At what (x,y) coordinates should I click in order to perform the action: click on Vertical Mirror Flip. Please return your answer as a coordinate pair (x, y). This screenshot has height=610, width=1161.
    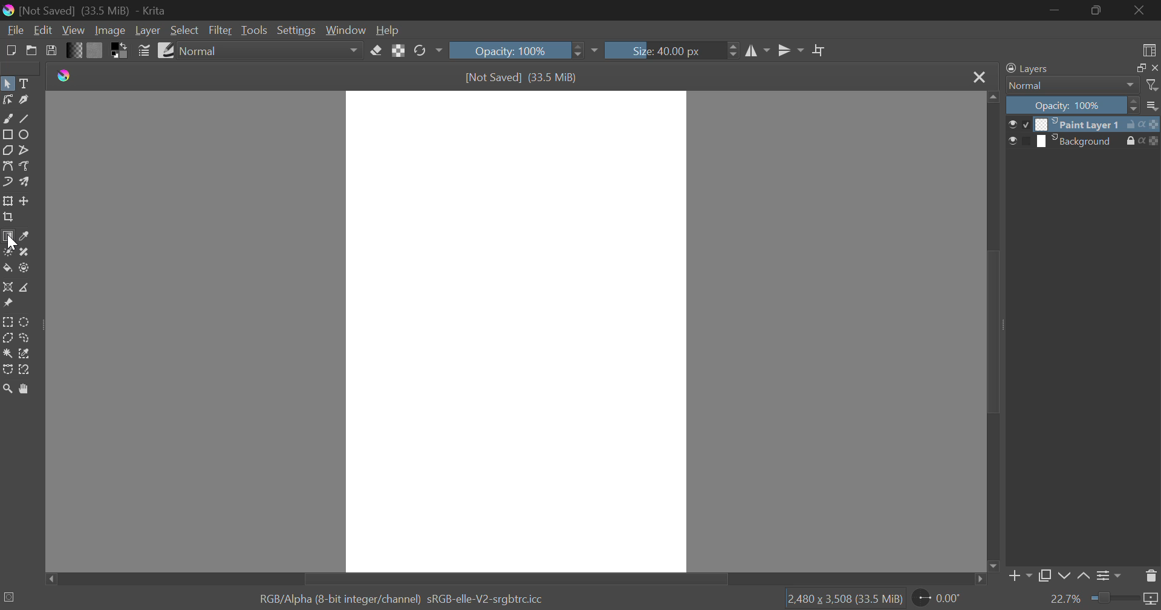
    Looking at the image, I should click on (758, 52).